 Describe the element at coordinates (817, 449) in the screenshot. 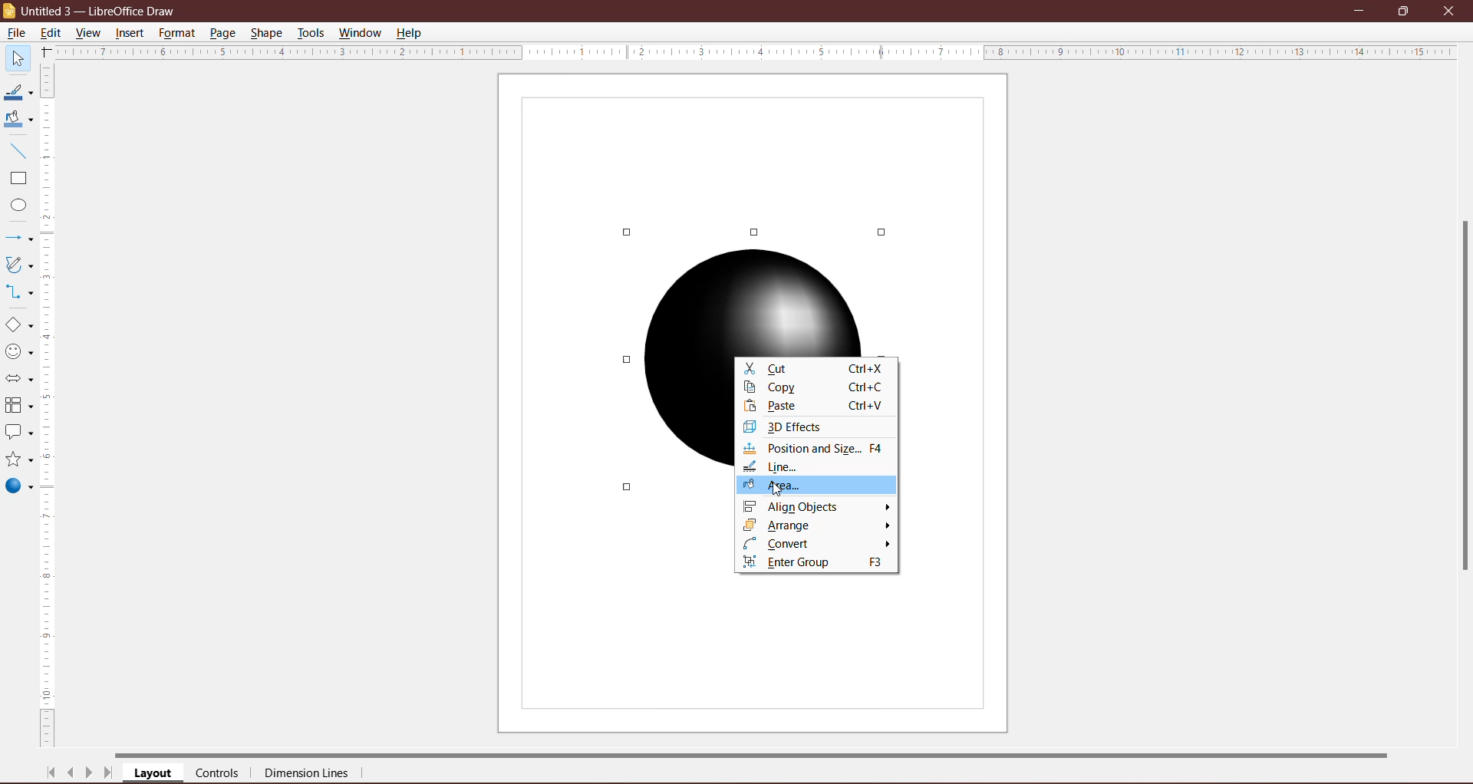

I see `Position and Size` at that location.